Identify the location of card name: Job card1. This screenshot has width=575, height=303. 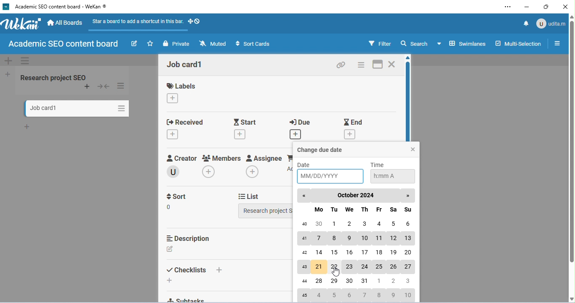
(43, 108).